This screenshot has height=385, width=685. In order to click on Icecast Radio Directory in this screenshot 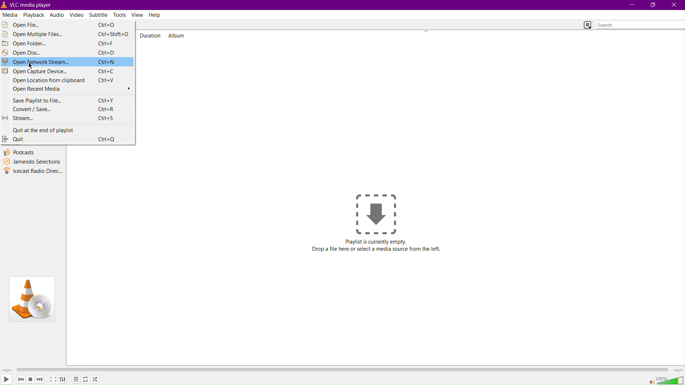, I will do `click(33, 171)`.